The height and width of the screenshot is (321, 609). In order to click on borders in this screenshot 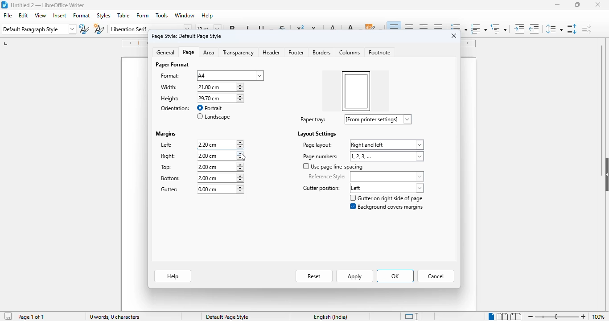, I will do `click(321, 52)`.